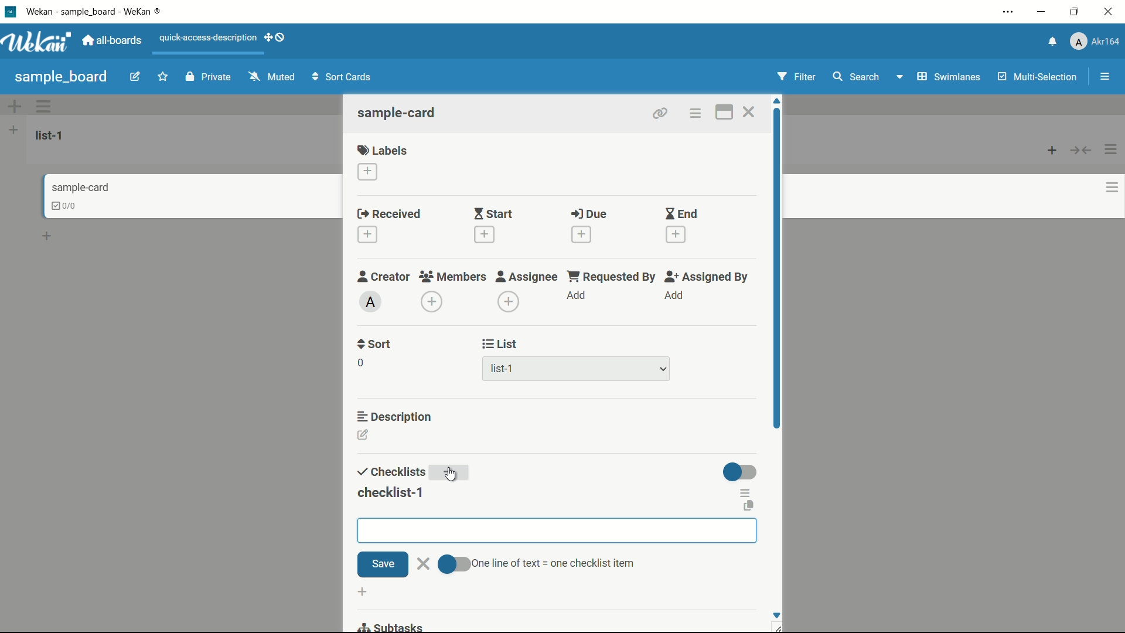 This screenshot has width=1125, height=633. What do you see at coordinates (390, 472) in the screenshot?
I see `checklist` at bounding box center [390, 472].